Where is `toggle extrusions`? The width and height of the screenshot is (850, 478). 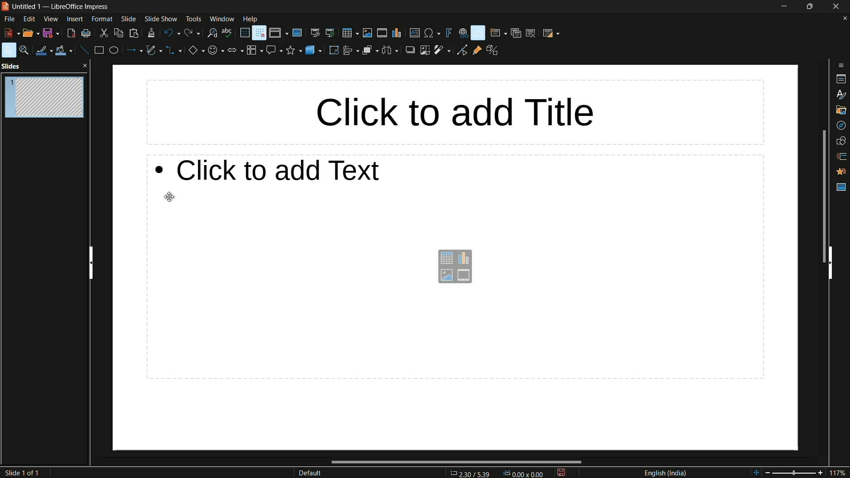
toggle extrusions is located at coordinates (495, 51).